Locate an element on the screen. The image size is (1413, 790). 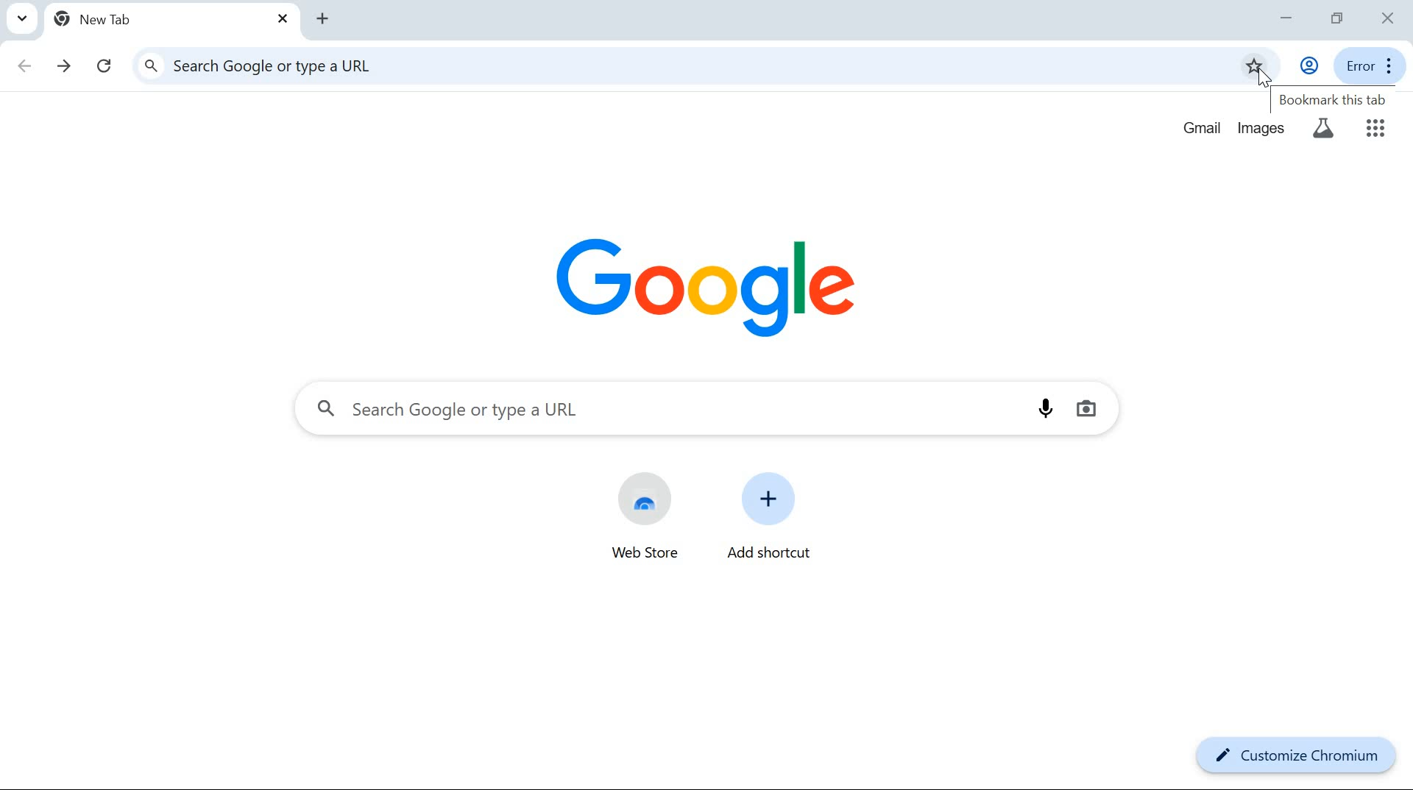
mouse pointer is located at coordinates (1263, 79).